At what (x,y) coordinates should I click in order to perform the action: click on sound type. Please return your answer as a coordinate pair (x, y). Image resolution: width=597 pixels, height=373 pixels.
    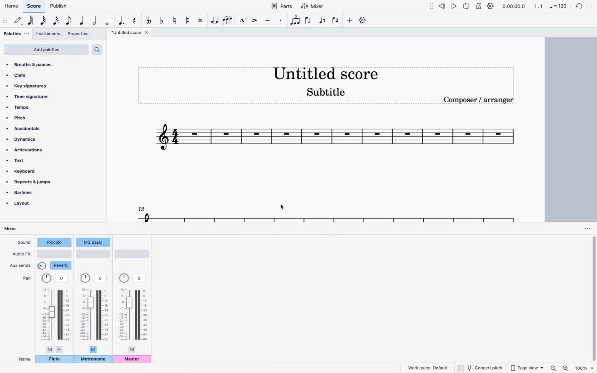
    Looking at the image, I should click on (93, 242).